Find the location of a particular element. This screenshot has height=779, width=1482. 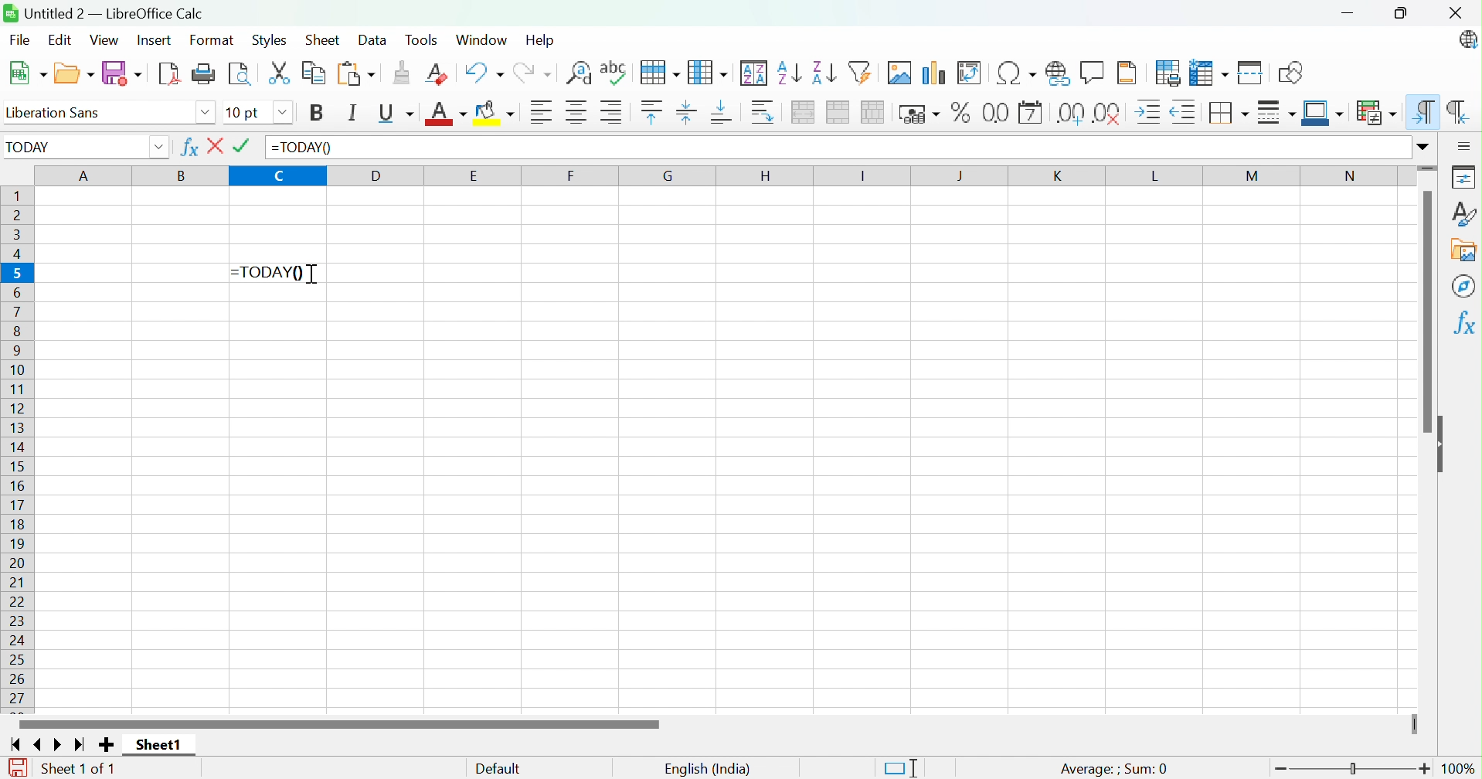

Zoom in is located at coordinates (1427, 769).